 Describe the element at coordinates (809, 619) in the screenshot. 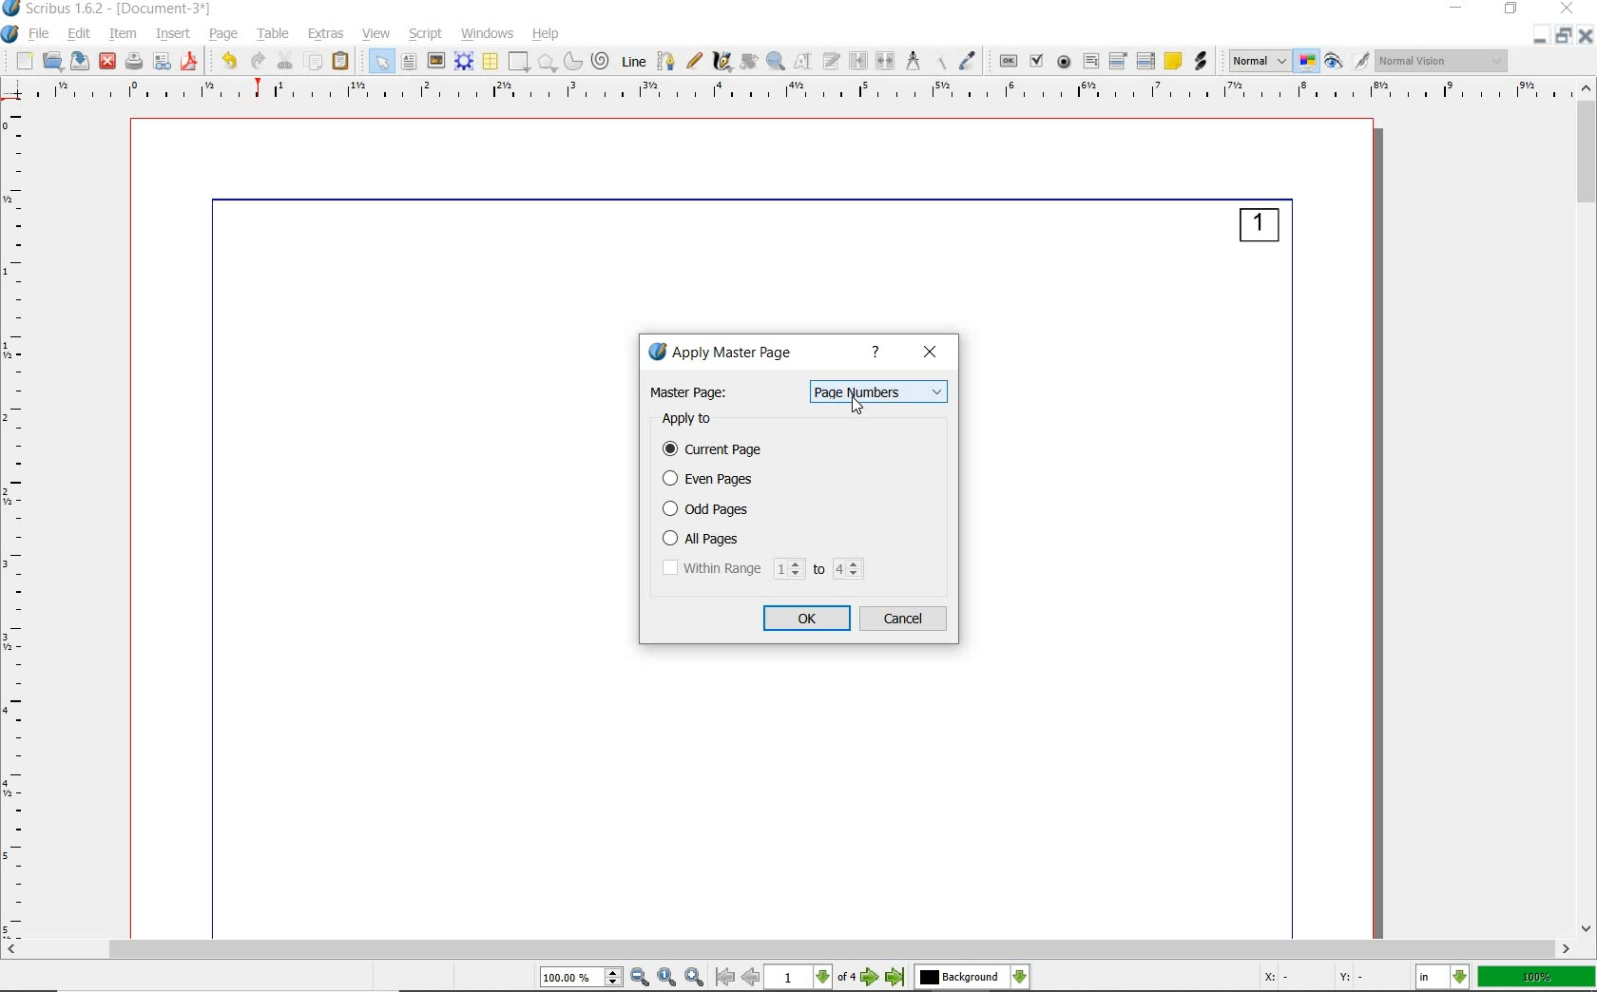

I see `ok` at that location.